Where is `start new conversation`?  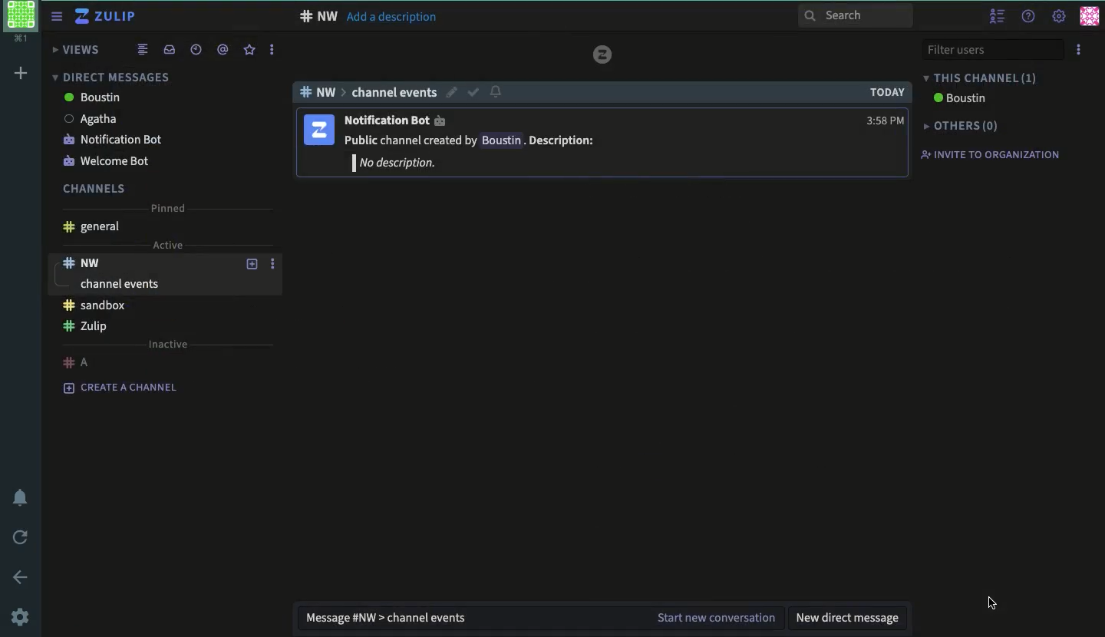 start new conversation is located at coordinates (719, 618).